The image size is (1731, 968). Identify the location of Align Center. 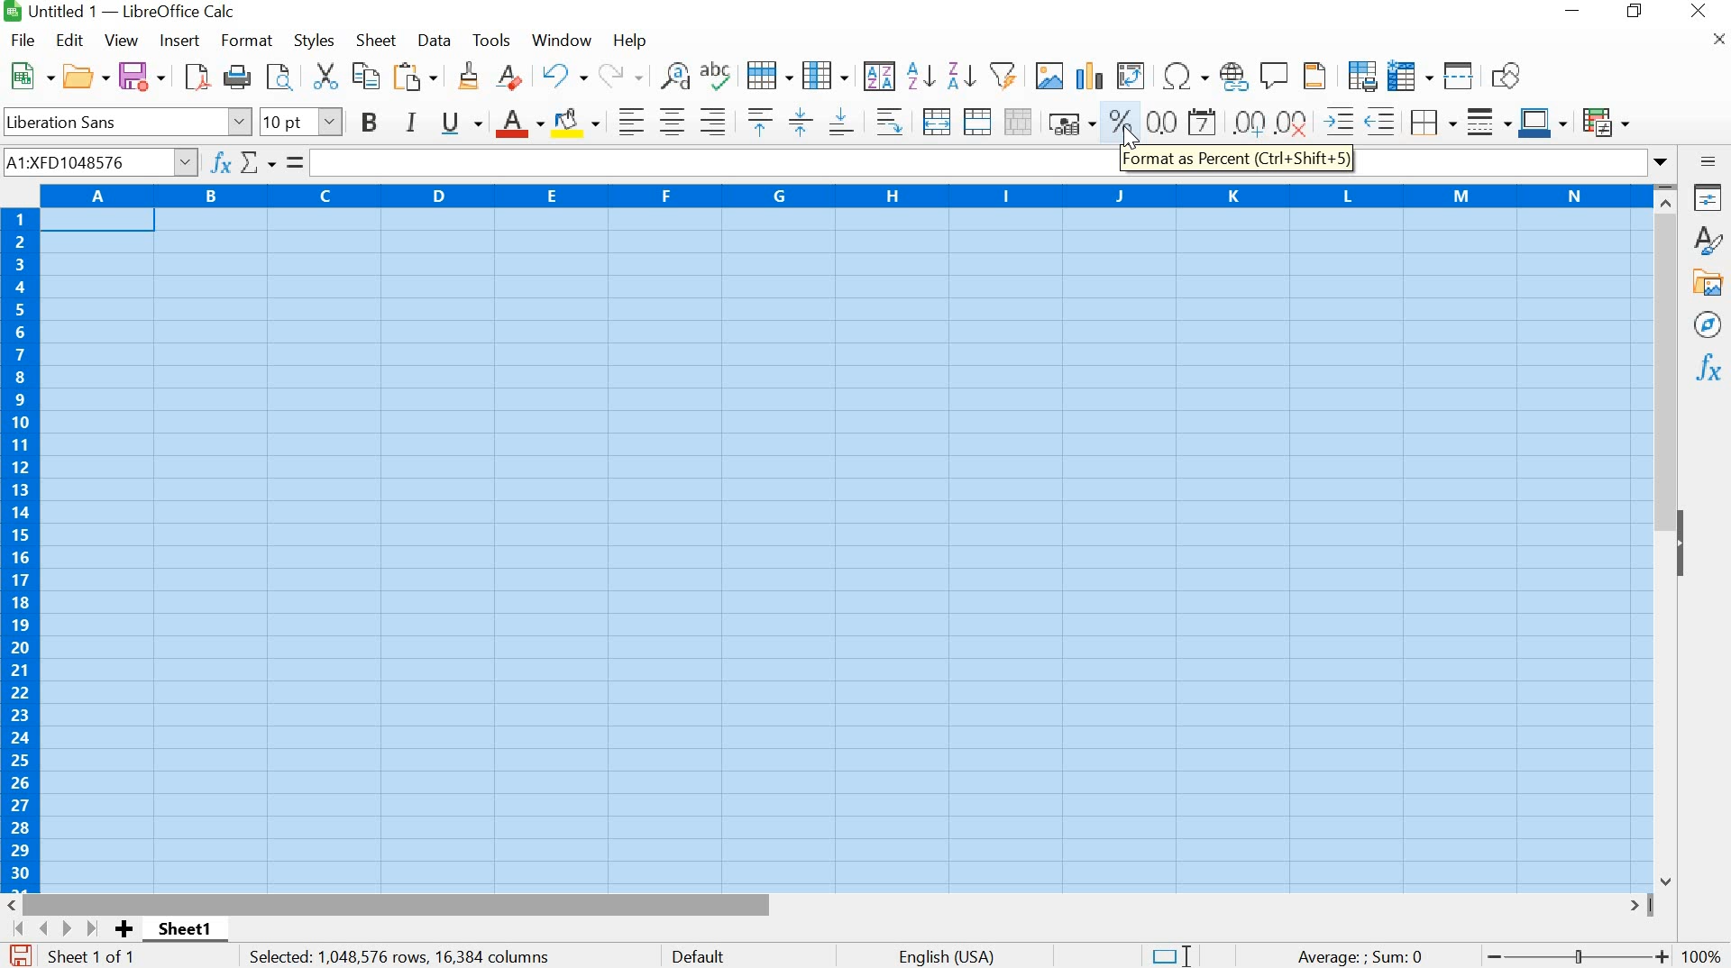
(672, 123).